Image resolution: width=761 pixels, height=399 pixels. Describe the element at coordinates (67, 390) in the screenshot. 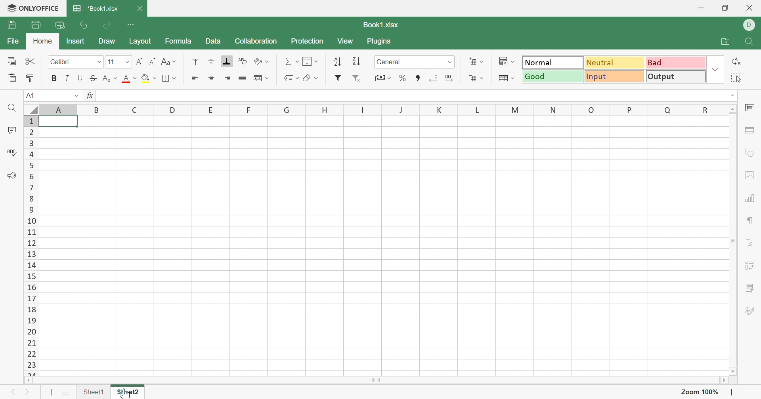

I see `List of sheets` at that location.